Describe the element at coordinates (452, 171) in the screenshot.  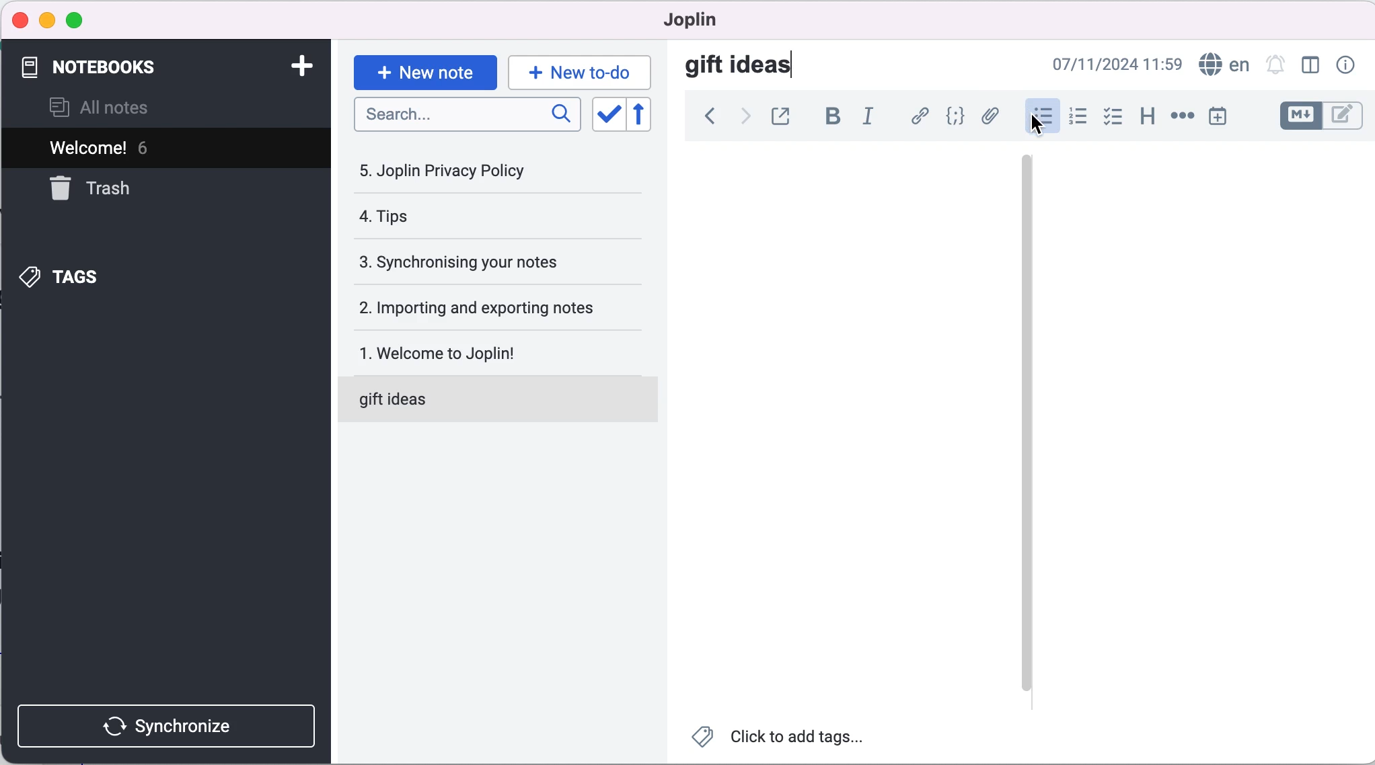
I see `joplin privacy policy` at that location.